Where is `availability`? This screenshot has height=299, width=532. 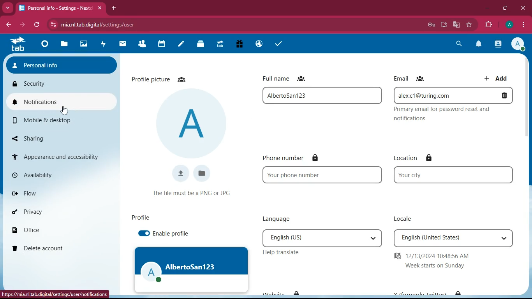 availability is located at coordinates (62, 176).